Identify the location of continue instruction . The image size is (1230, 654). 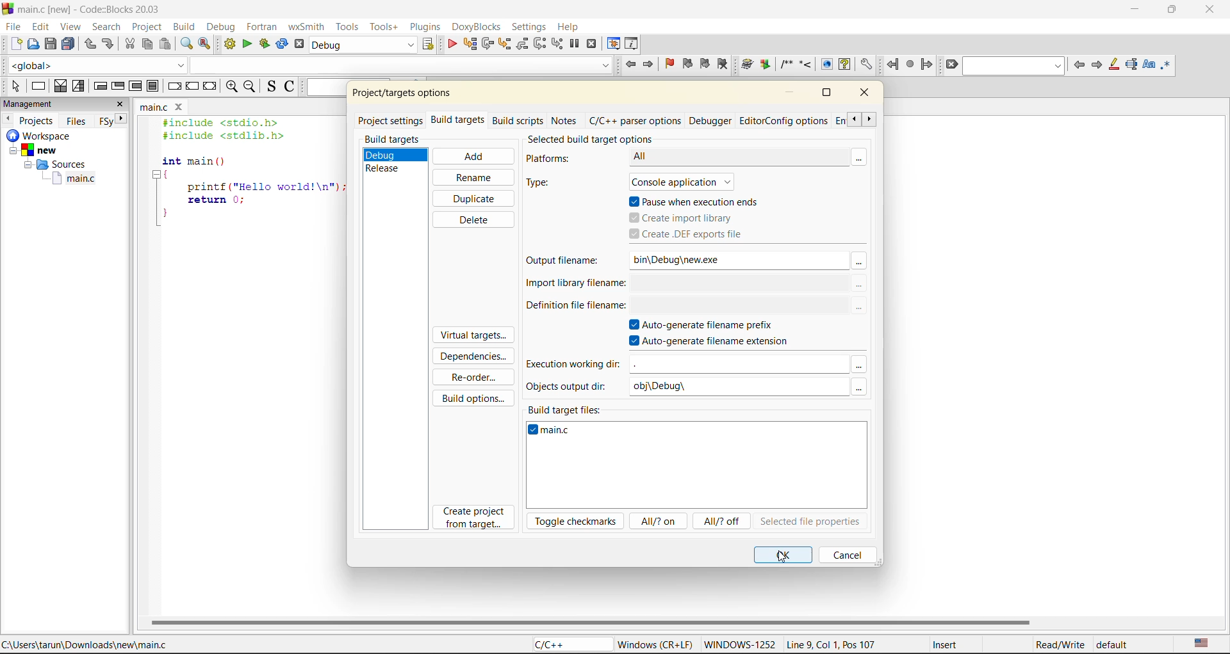
(192, 87).